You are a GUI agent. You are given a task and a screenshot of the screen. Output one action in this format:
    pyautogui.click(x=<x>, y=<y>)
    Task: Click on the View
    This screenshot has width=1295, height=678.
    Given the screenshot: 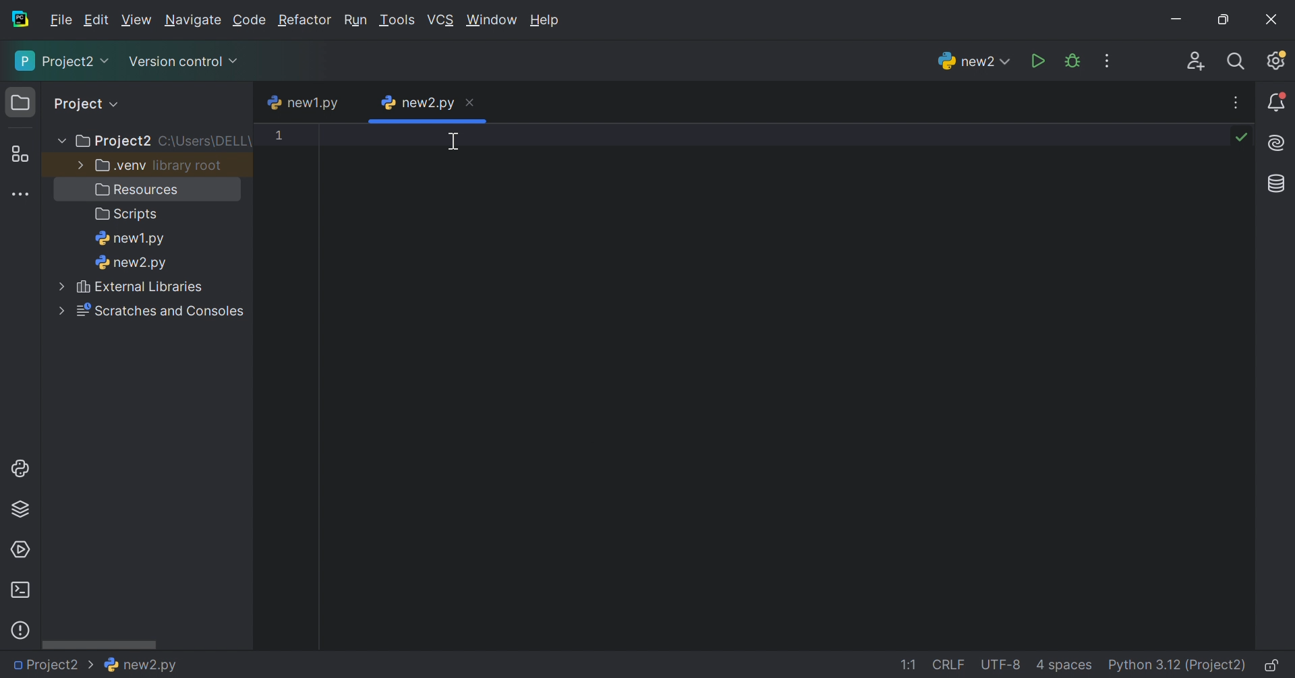 What is the action you would take?
    pyautogui.click(x=137, y=22)
    